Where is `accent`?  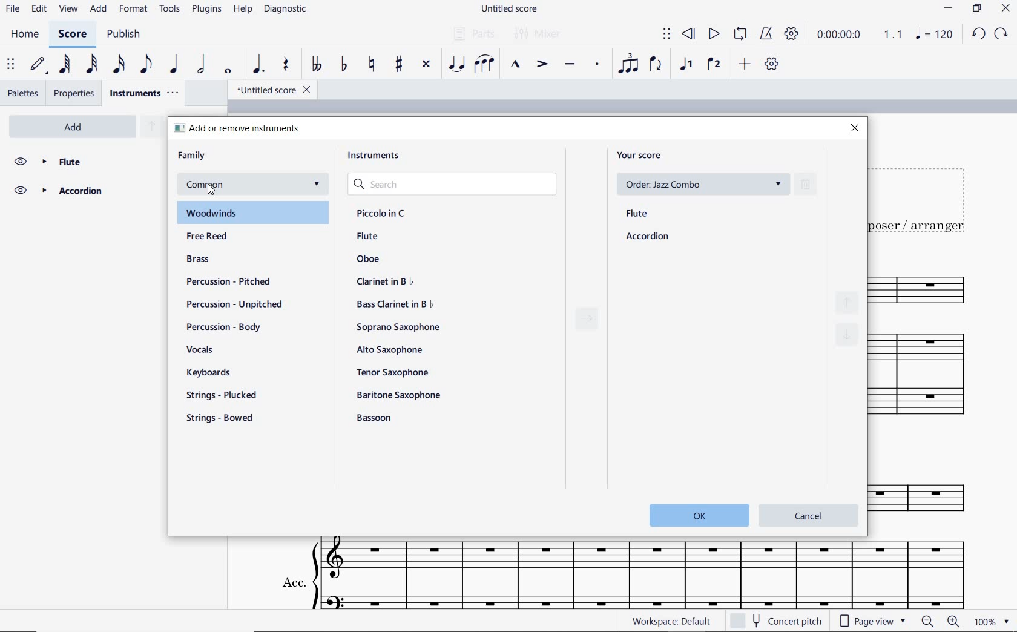
accent is located at coordinates (542, 65).